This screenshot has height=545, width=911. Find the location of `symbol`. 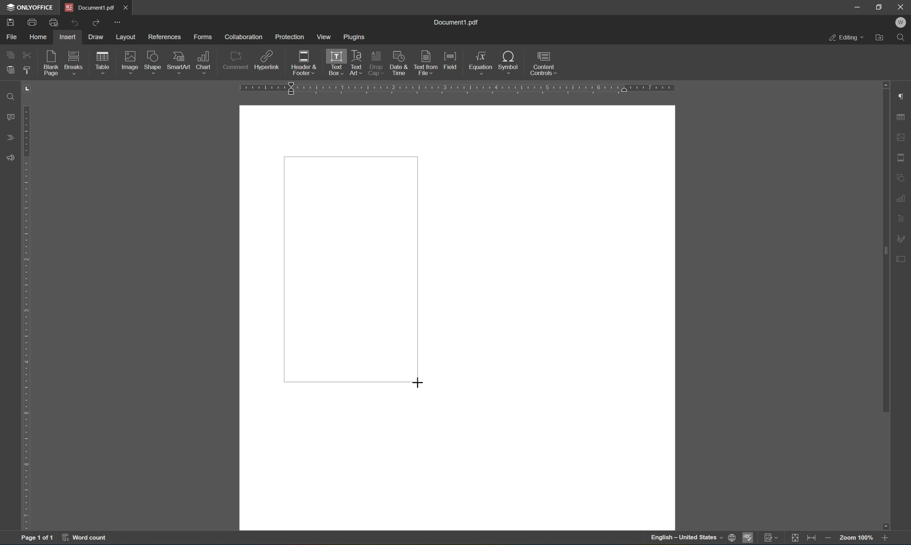

symbol is located at coordinates (511, 64).